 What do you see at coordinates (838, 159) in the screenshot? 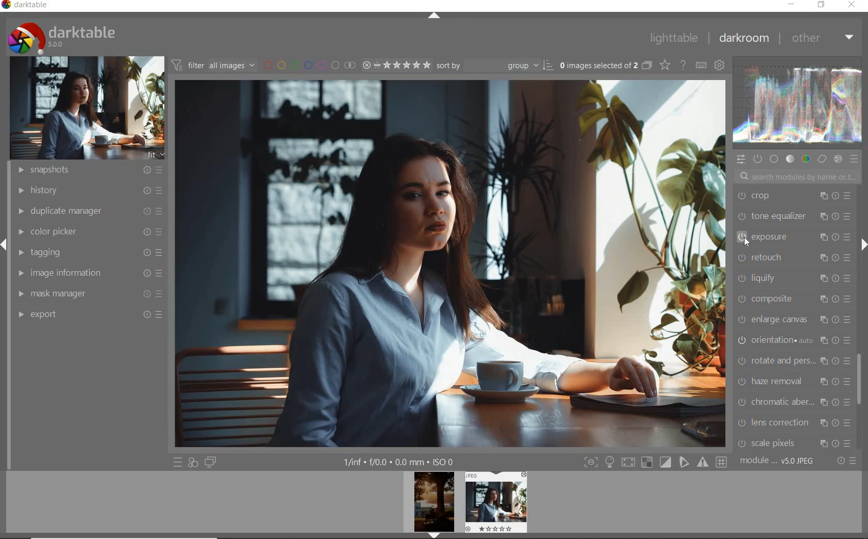
I see `EFFECT` at bounding box center [838, 159].